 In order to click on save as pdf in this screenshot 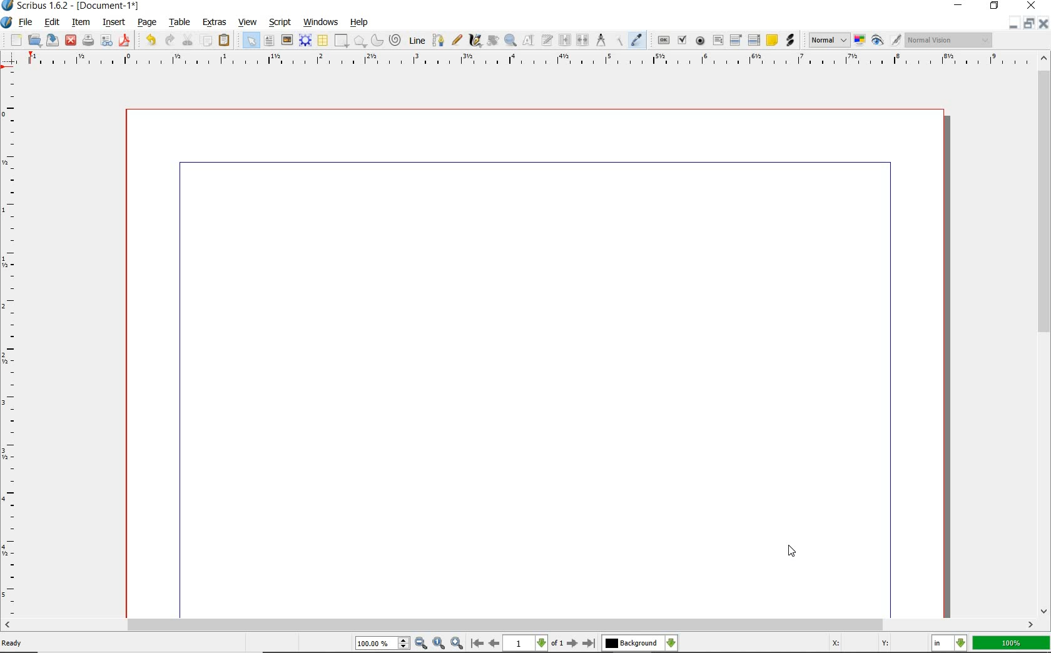, I will do `click(126, 41)`.